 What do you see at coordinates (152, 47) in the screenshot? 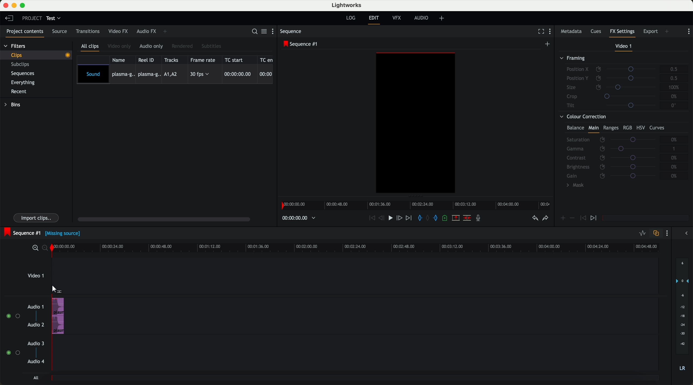
I see `audio only` at bounding box center [152, 47].